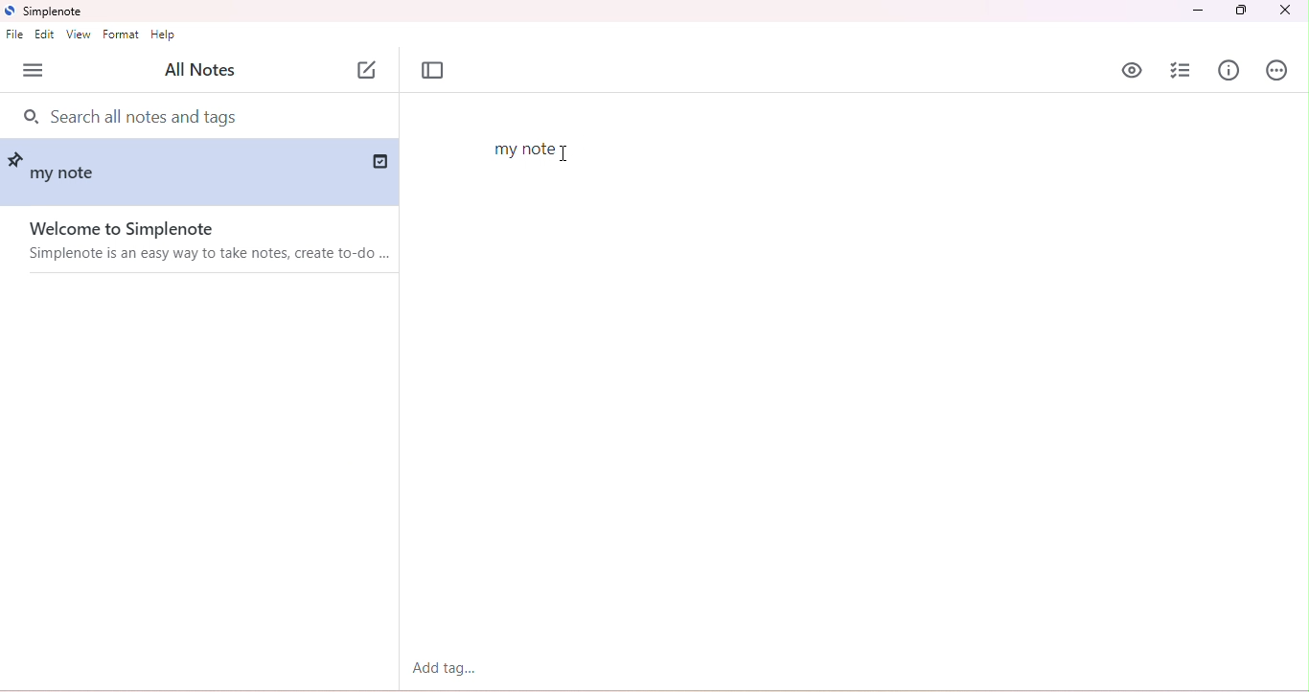  What do you see at coordinates (1229, 69) in the screenshot?
I see `info` at bounding box center [1229, 69].